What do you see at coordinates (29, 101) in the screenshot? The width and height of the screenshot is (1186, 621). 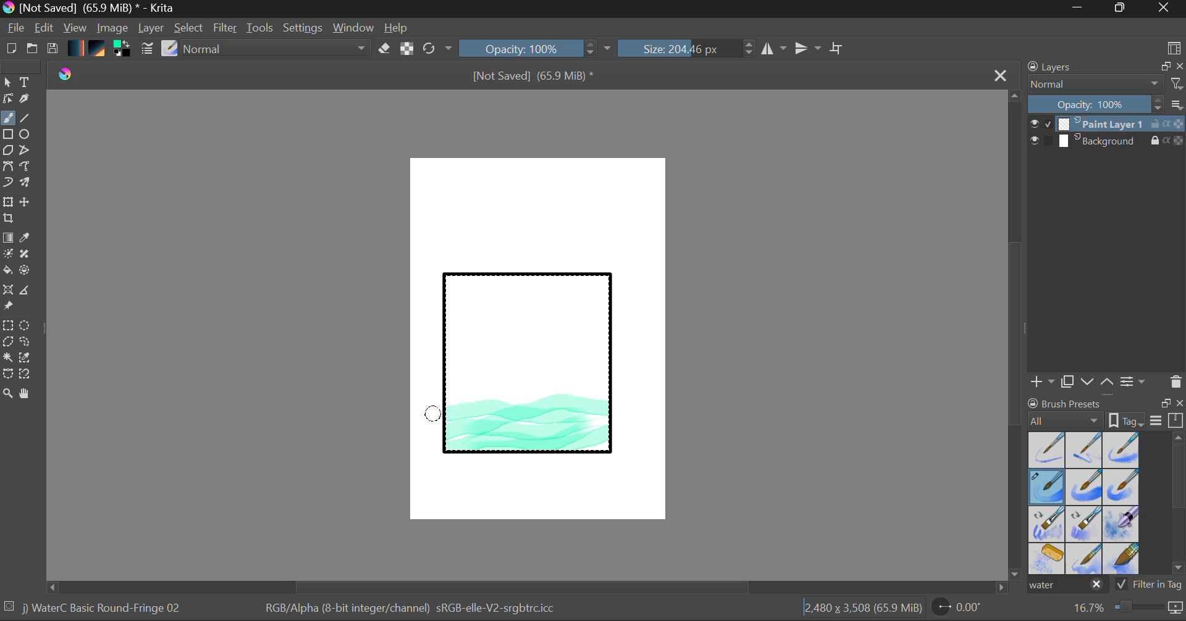 I see `Calligraphic Tool` at bounding box center [29, 101].